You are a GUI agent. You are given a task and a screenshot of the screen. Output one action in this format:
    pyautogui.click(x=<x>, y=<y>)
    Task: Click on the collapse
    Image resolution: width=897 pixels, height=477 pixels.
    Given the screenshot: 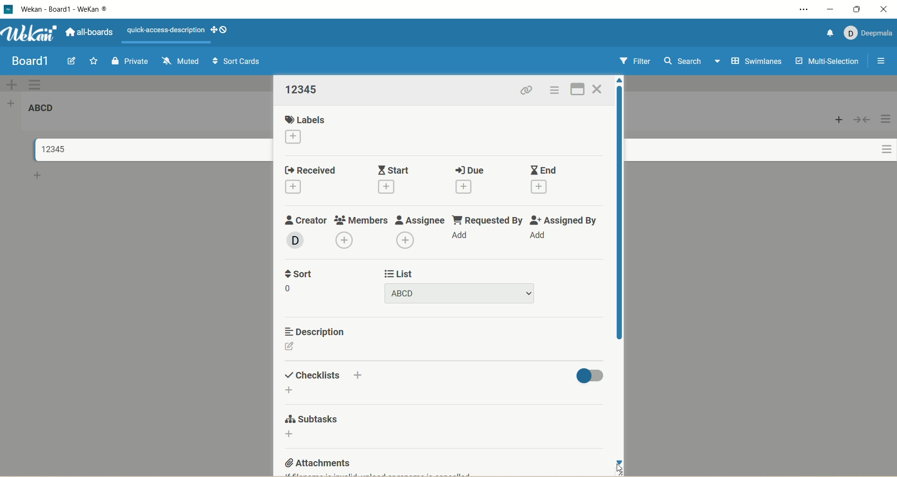 What is the action you would take?
    pyautogui.click(x=861, y=120)
    